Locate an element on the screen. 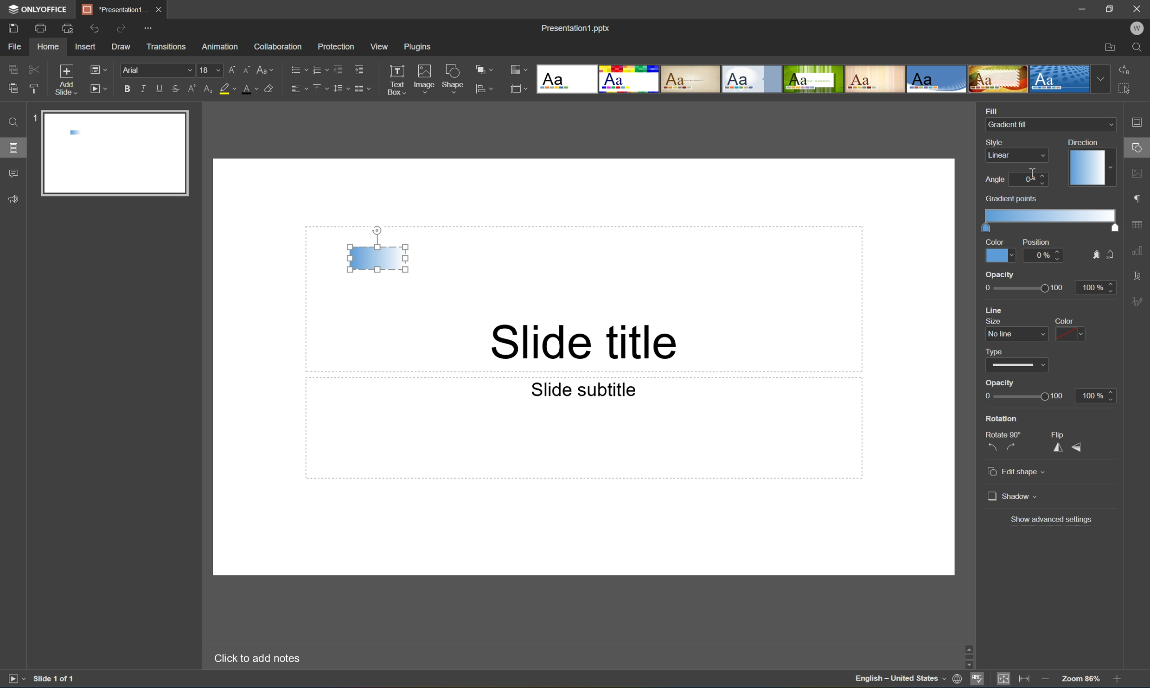  Highlight is located at coordinates (228, 89).